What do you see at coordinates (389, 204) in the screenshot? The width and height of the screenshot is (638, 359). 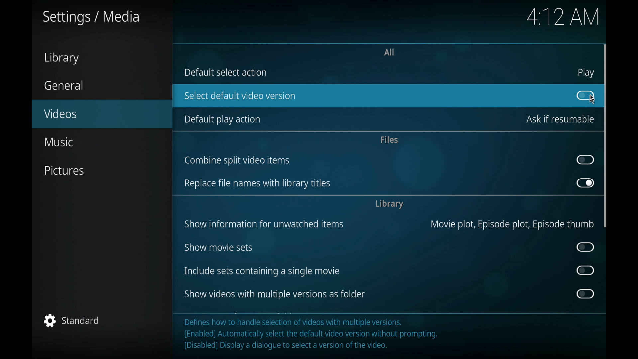 I see `library` at bounding box center [389, 204].